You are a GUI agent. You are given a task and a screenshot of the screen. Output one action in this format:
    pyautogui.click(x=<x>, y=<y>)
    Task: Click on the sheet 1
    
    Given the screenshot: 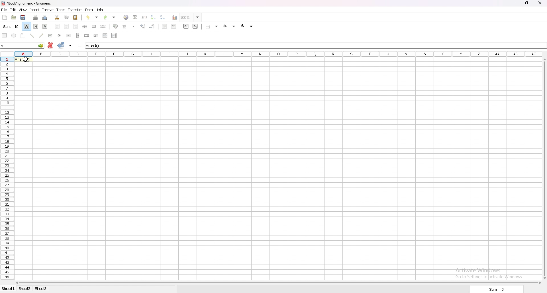 What is the action you would take?
    pyautogui.click(x=9, y=289)
    